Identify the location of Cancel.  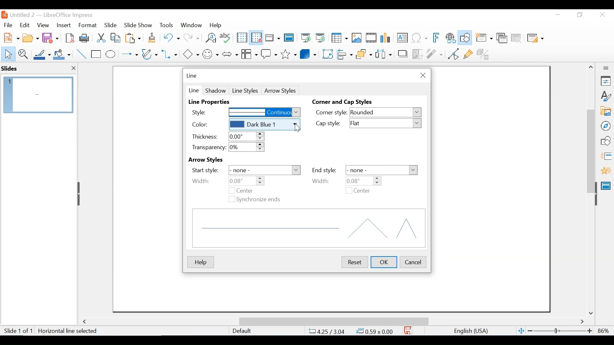
(413, 261).